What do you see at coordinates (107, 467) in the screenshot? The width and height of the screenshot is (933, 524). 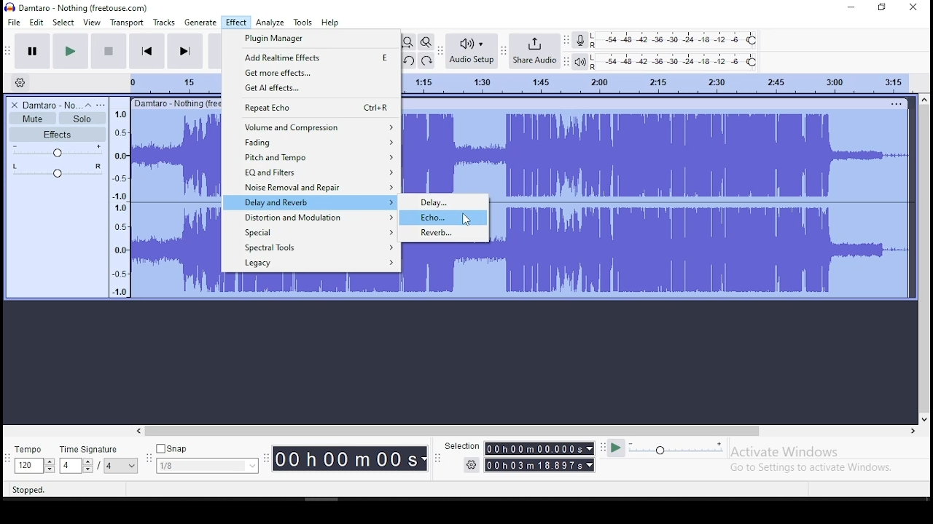 I see `/4` at bounding box center [107, 467].